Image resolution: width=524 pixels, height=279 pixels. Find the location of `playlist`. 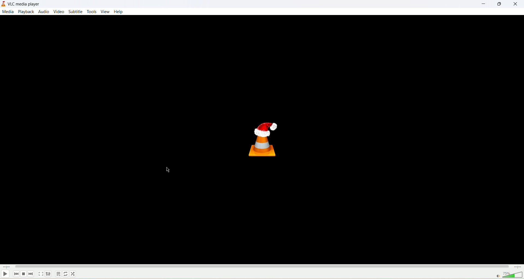

playlist is located at coordinates (58, 274).